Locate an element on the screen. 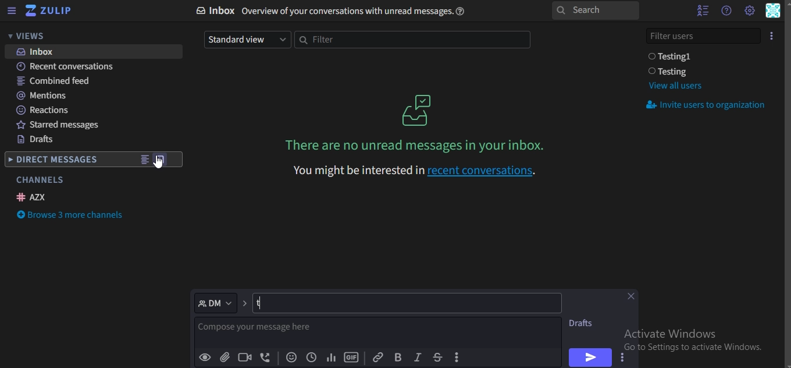 This screenshot has width=791, height=368.  is located at coordinates (625, 357).